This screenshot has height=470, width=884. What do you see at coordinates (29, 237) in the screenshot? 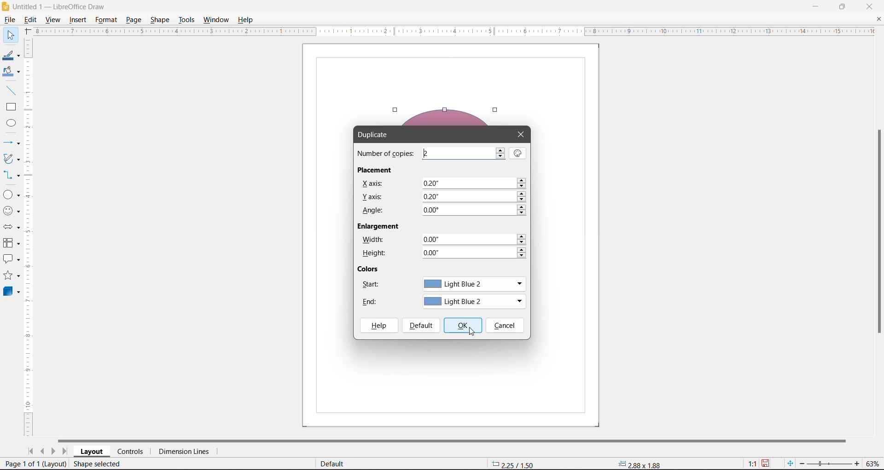
I see `Vertical Ruler` at bounding box center [29, 237].